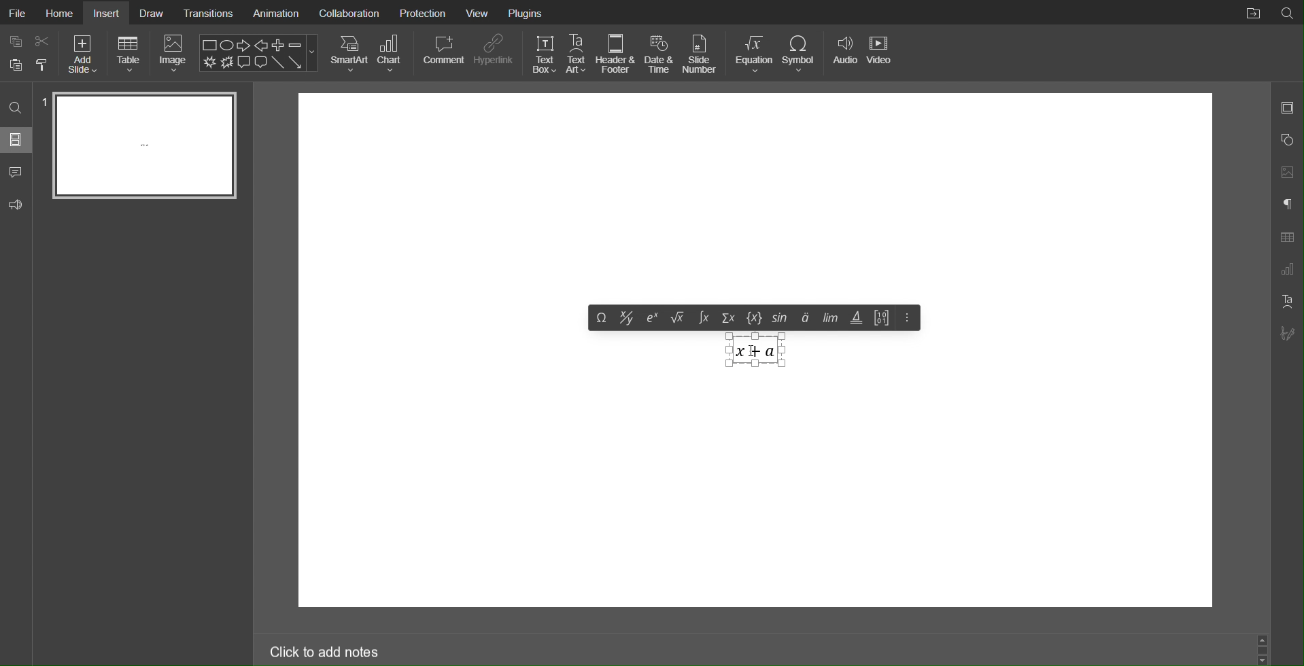 This screenshot has width=1304, height=666. What do you see at coordinates (661, 52) in the screenshot?
I see `Date & Time` at bounding box center [661, 52].